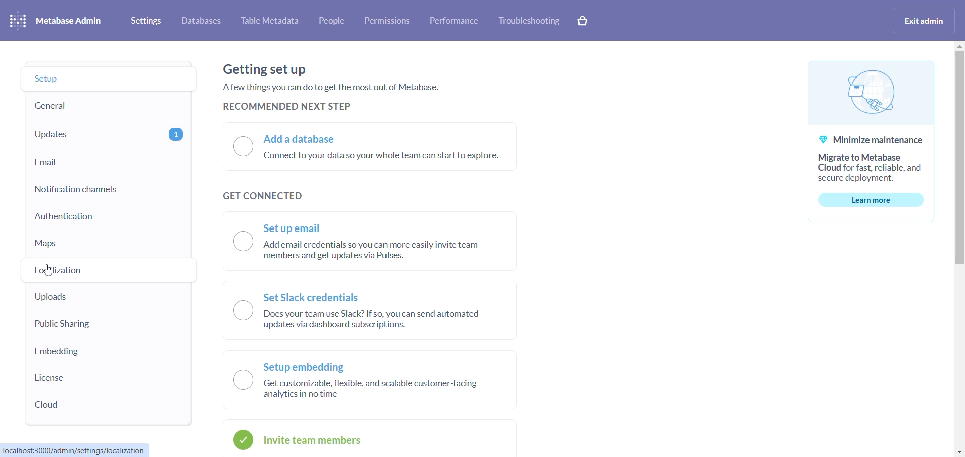 The height and width of the screenshot is (457, 965). I want to click on public sharing, so click(94, 323).